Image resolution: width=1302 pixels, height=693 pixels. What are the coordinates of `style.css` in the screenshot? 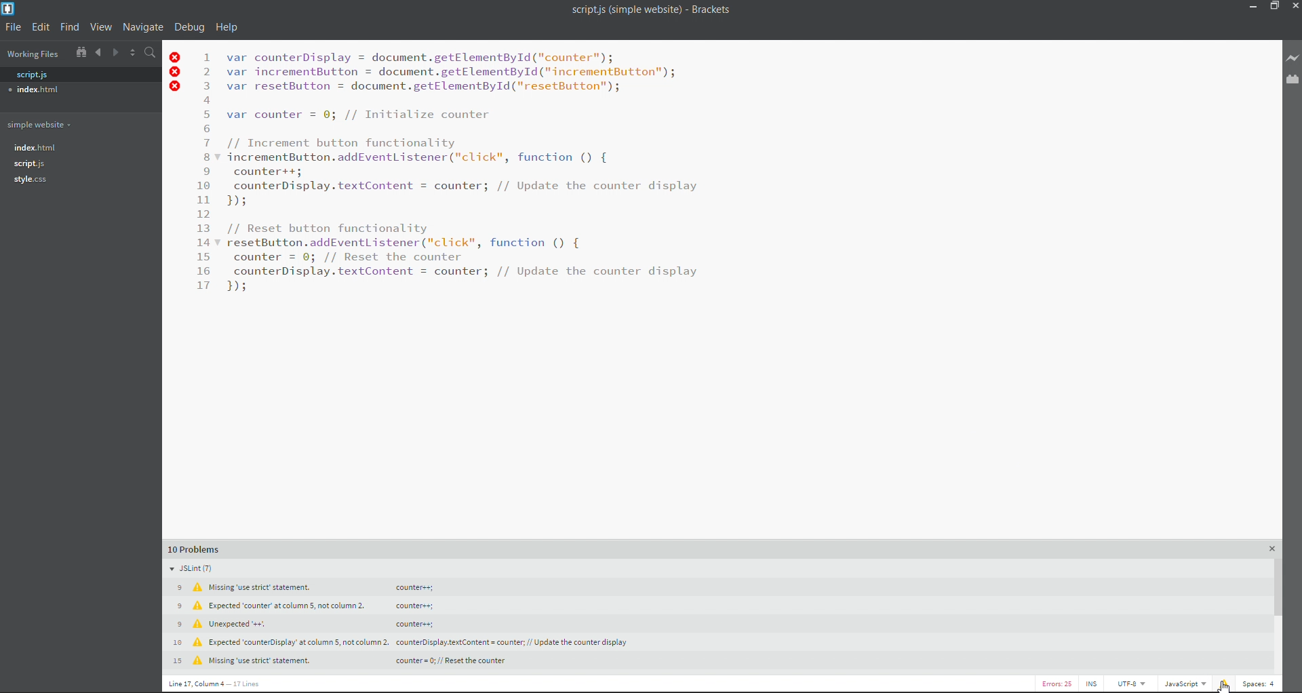 It's located at (32, 180).